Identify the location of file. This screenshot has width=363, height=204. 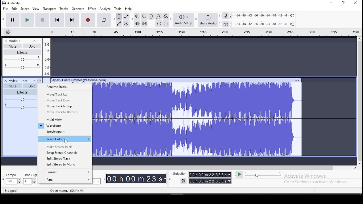
(6, 8).